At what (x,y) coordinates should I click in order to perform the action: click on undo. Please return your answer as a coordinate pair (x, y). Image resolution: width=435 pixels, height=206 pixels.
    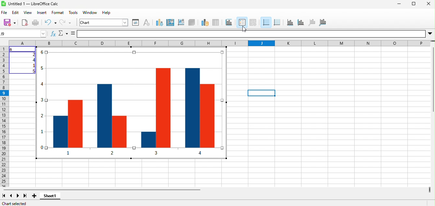
    Looking at the image, I should click on (50, 23).